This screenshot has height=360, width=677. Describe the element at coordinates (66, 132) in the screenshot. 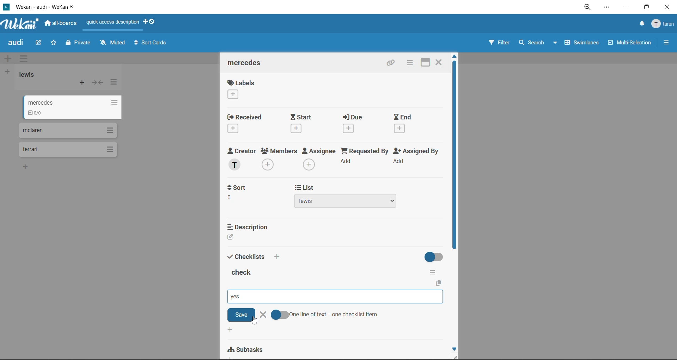

I see `cards` at that location.